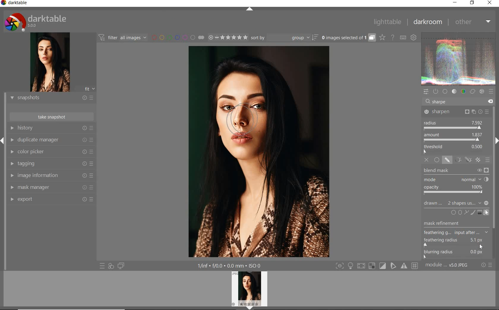  What do you see at coordinates (48, 62) in the screenshot?
I see `image preview` at bounding box center [48, 62].